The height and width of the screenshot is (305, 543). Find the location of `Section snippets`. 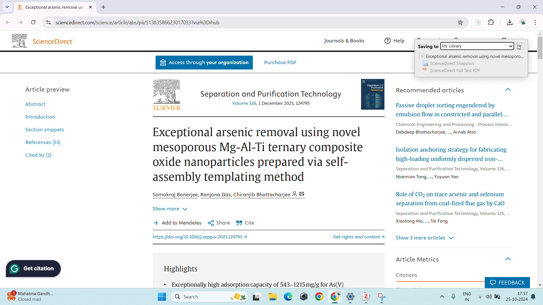

Section snippets is located at coordinates (45, 129).